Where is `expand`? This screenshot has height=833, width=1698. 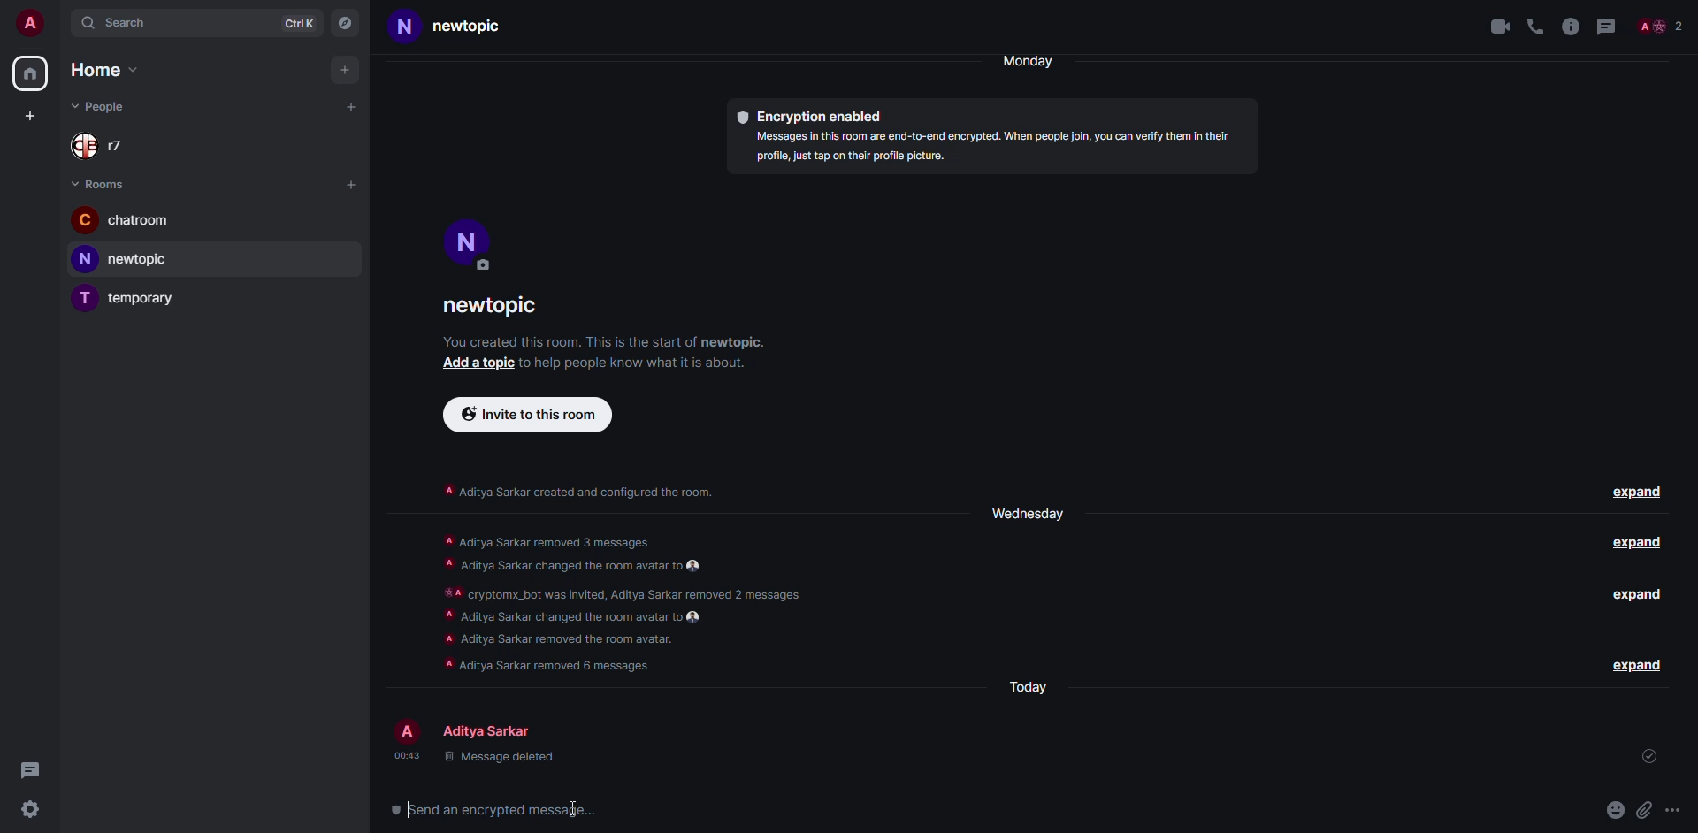
expand is located at coordinates (1634, 664).